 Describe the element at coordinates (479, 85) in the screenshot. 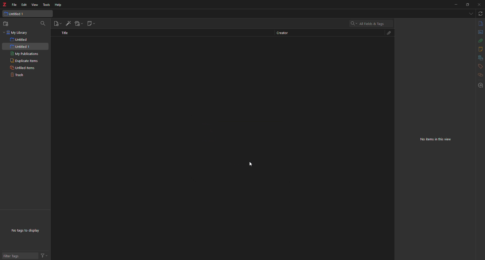

I see `locate` at that location.